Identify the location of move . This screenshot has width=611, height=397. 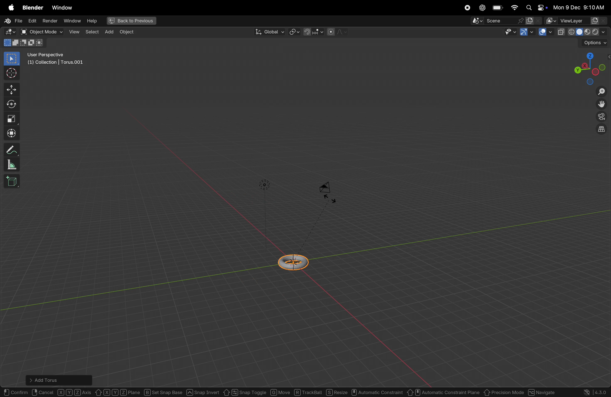
(12, 89).